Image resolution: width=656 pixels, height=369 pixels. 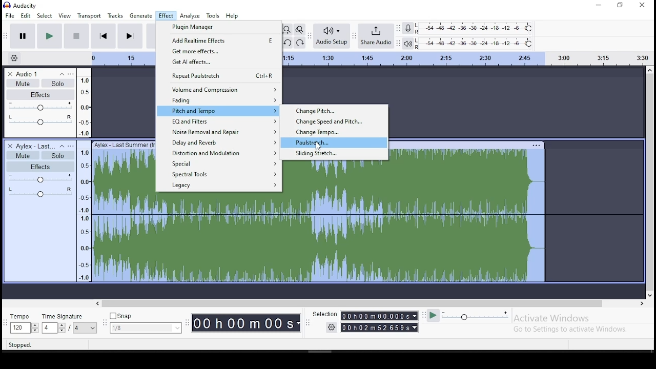 What do you see at coordinates (334, 142) in the screenshot?
I see `paulstretch` at bounding box center [334, 142].